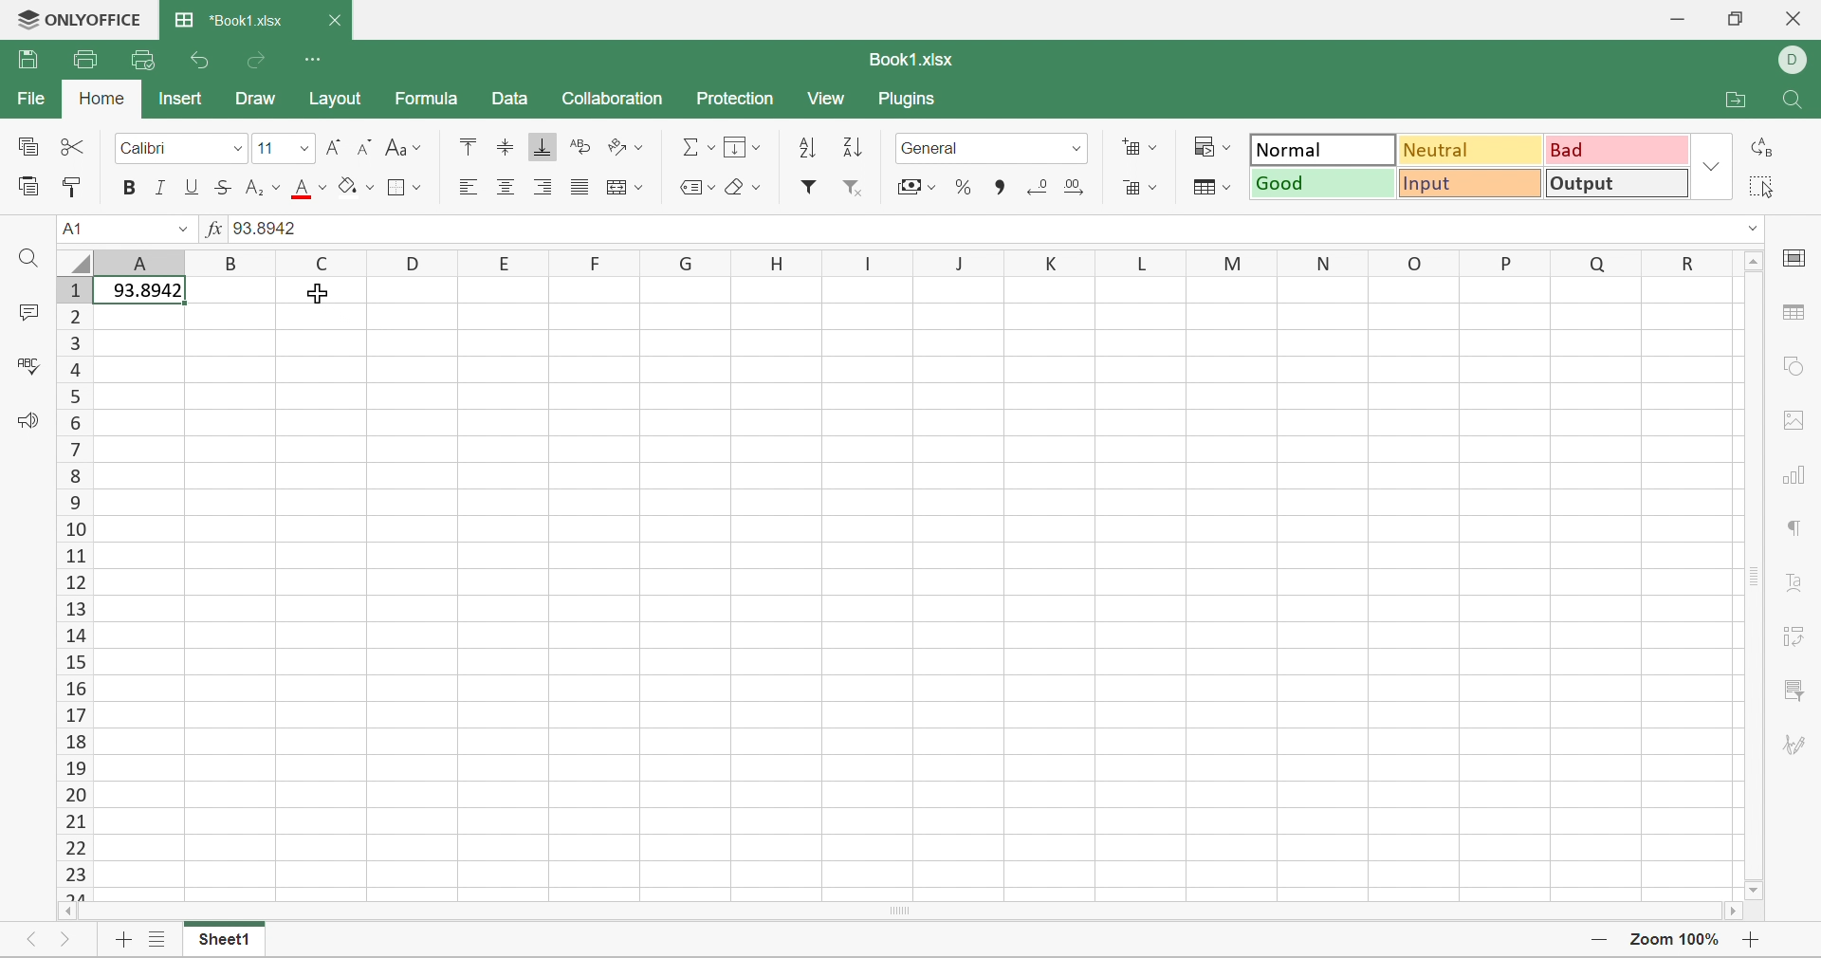  What do you see at coordinates (308, 189) in the screenshot?
I see `Font color` at bounding box center [308, 189].